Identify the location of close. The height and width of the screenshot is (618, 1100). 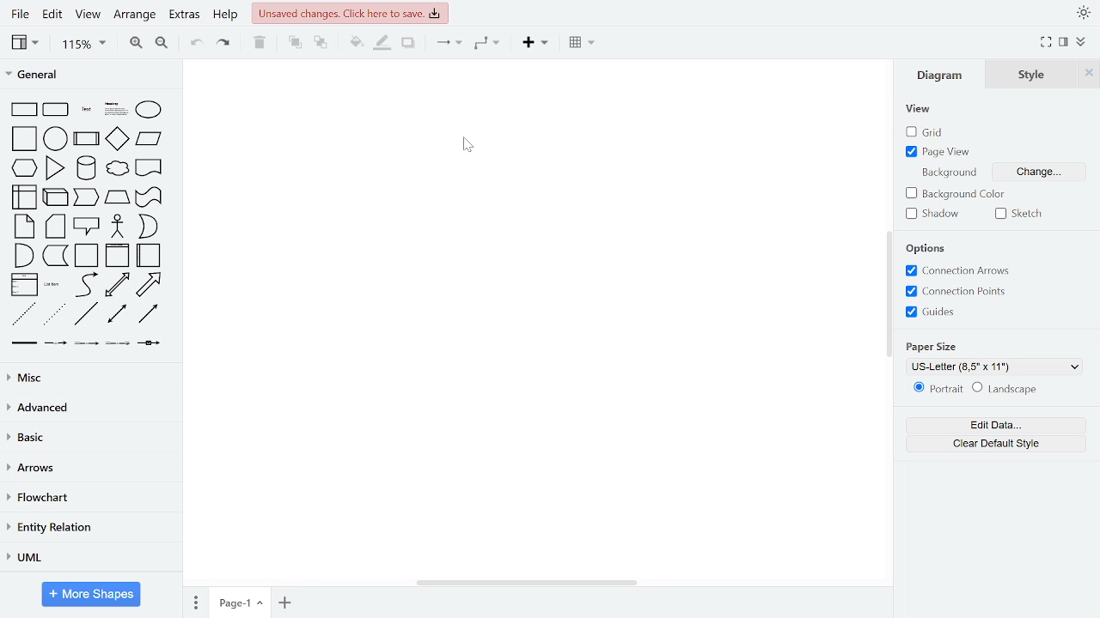
(1091, 74).